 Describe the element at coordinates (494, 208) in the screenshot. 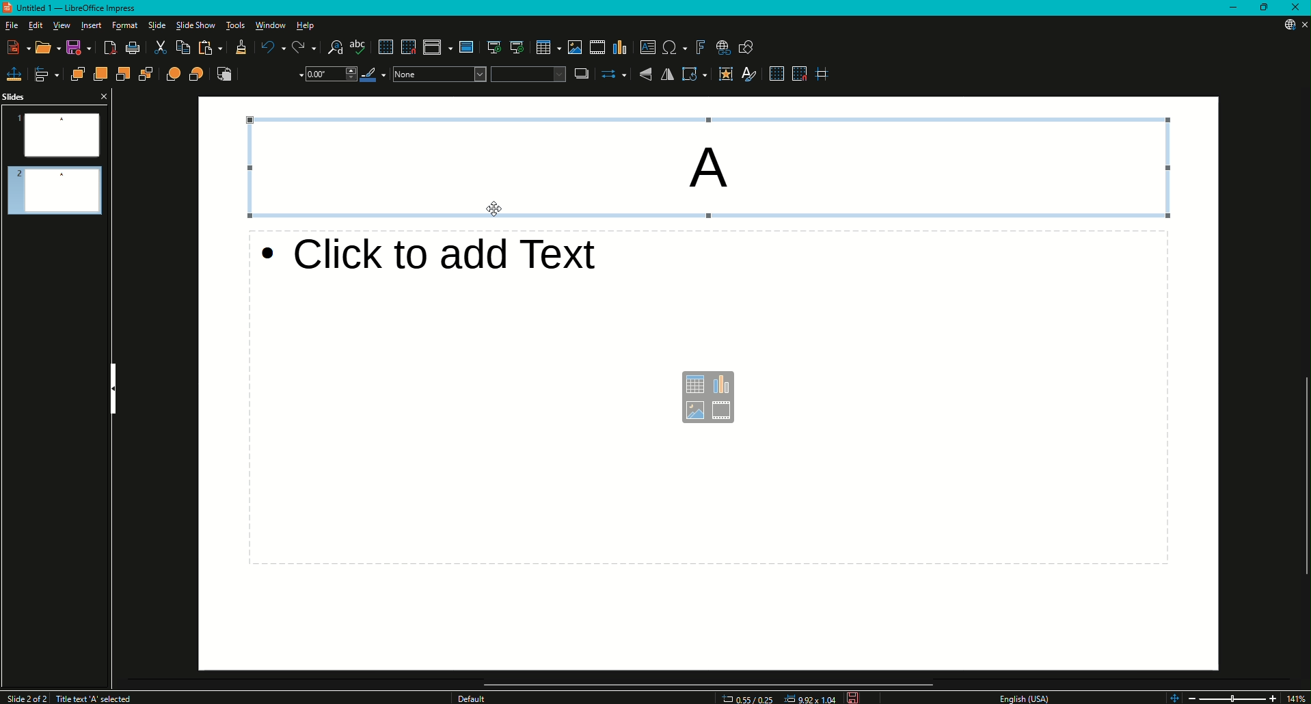

I see `Cursor` at that location.